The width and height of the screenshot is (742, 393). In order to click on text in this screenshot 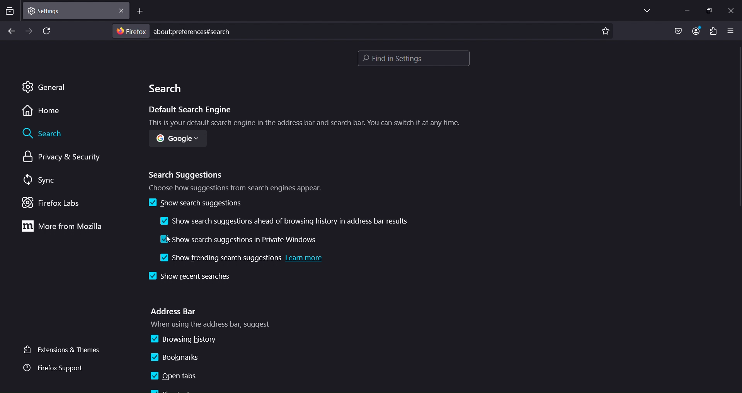, I will do `click(173, 31)`.